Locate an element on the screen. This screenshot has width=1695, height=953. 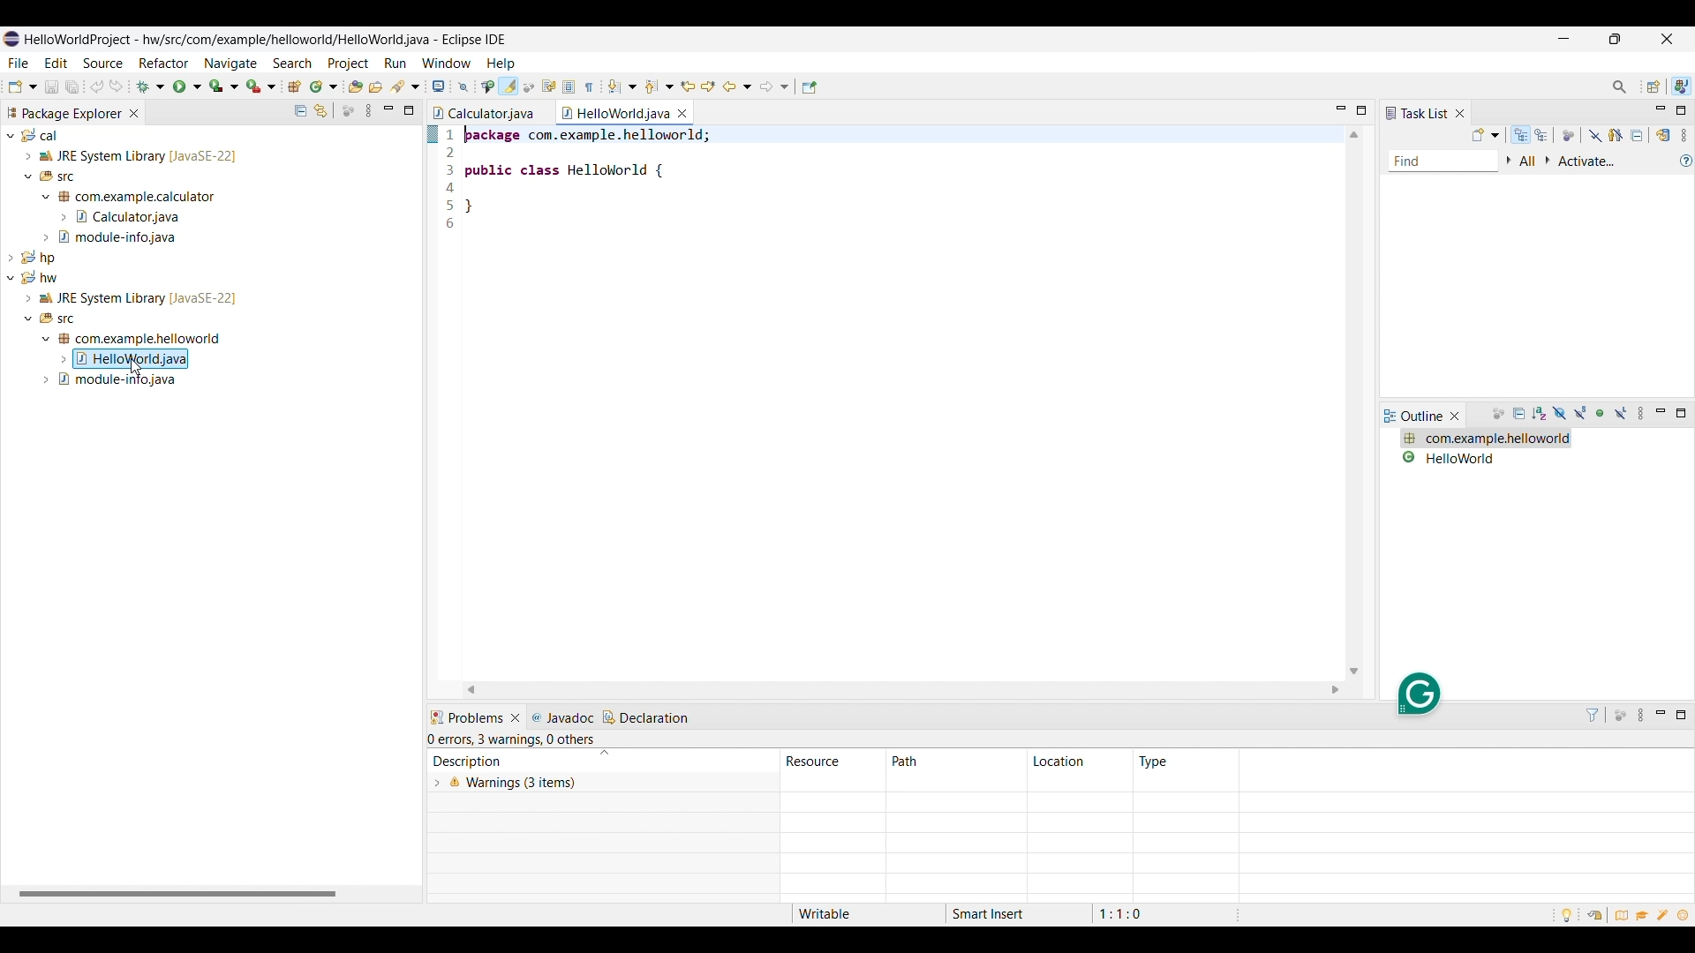
Problems tab is located at coordinates (466, 718).